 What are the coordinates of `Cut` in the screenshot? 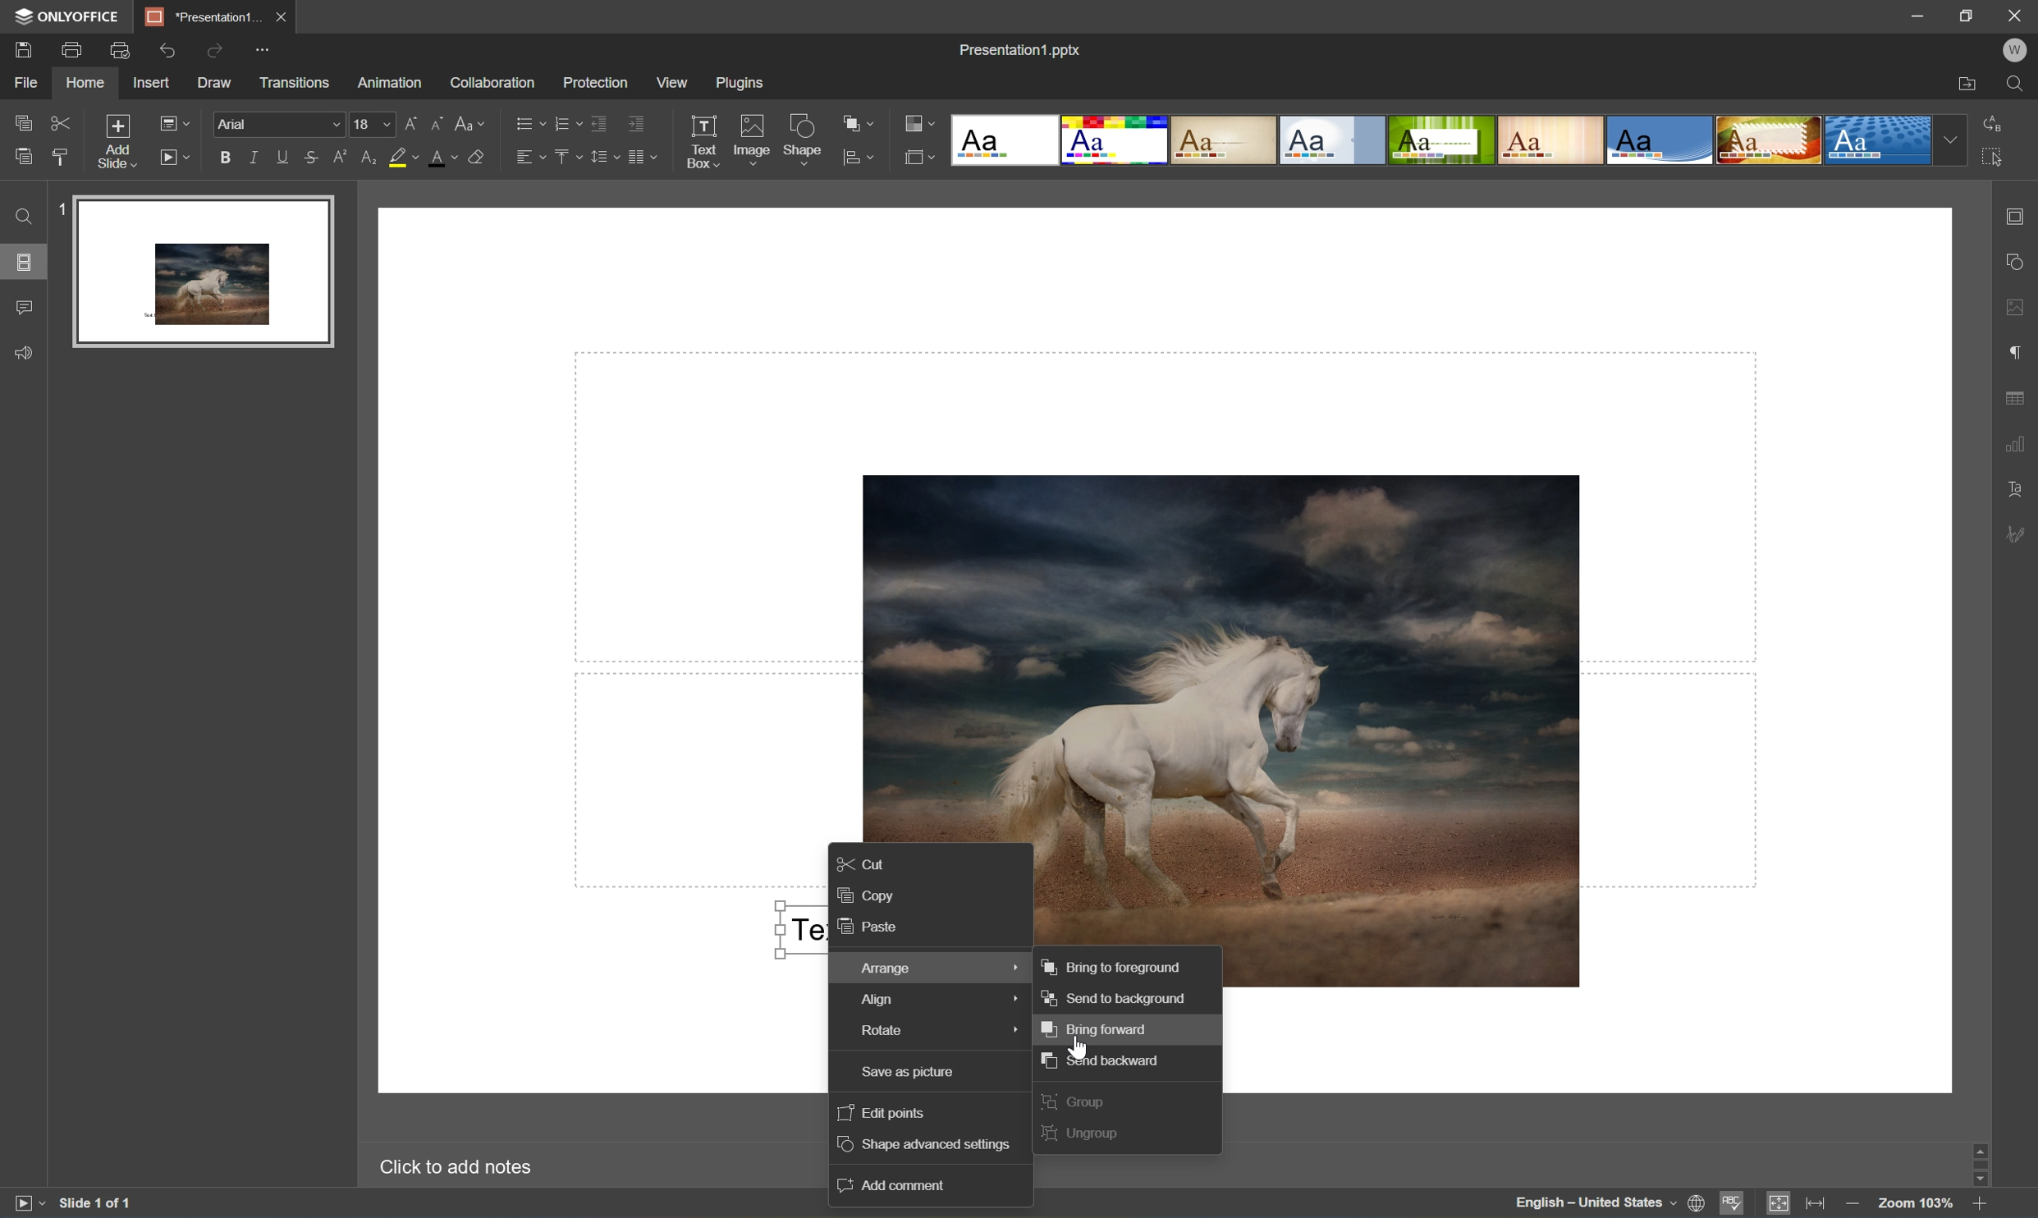 It's located at (62, 122).